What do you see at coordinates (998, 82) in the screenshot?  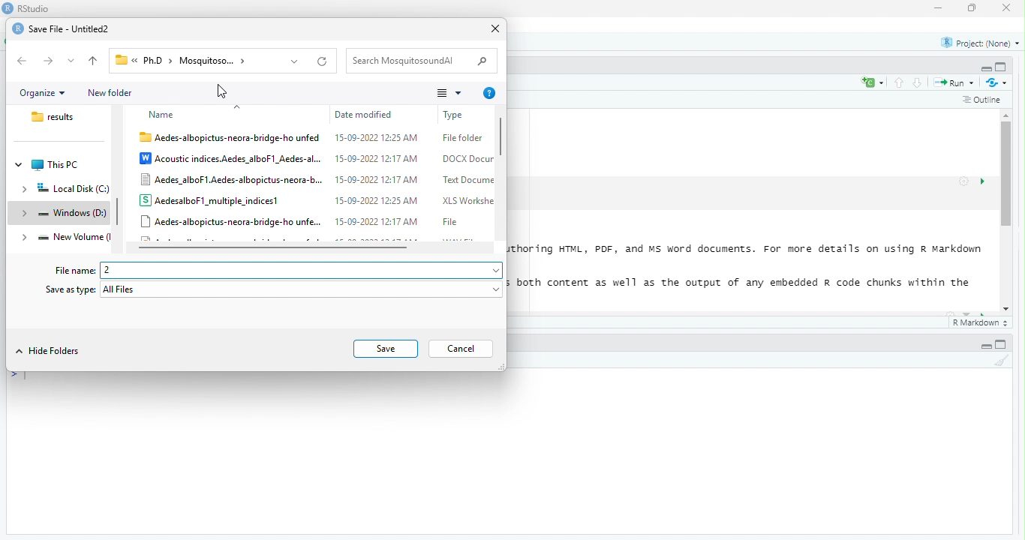 I see `Syncing ` at bounding box center [998, 82].